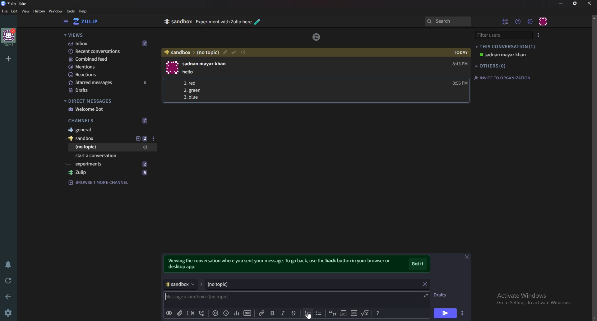 Image resolution: width=597 pixels, height=321 pixels. Describe the element at coordinates (445, 313) in the screenshot. I see `Send` at that location.